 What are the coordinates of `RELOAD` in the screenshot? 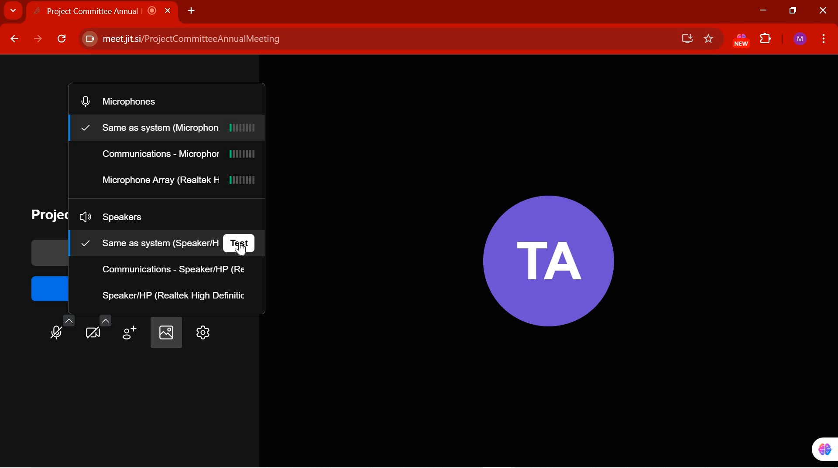 It's located at (62, 41).